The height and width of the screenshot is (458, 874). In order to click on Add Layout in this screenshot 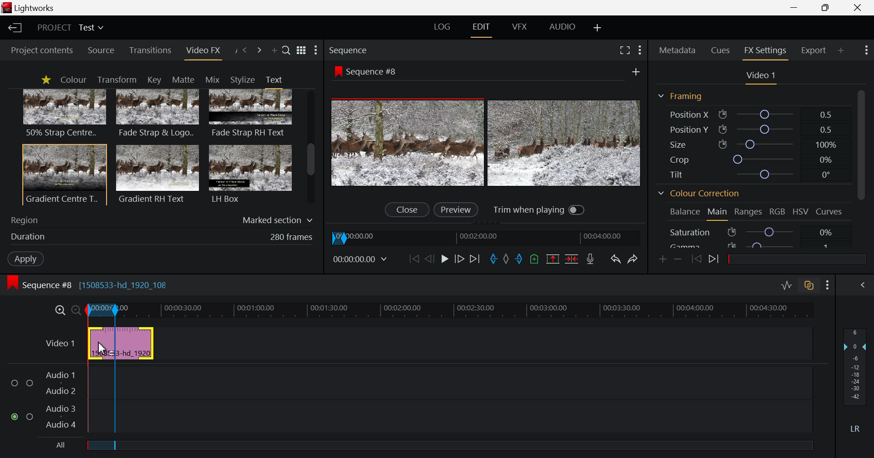, I will do `click(598, 27)`.